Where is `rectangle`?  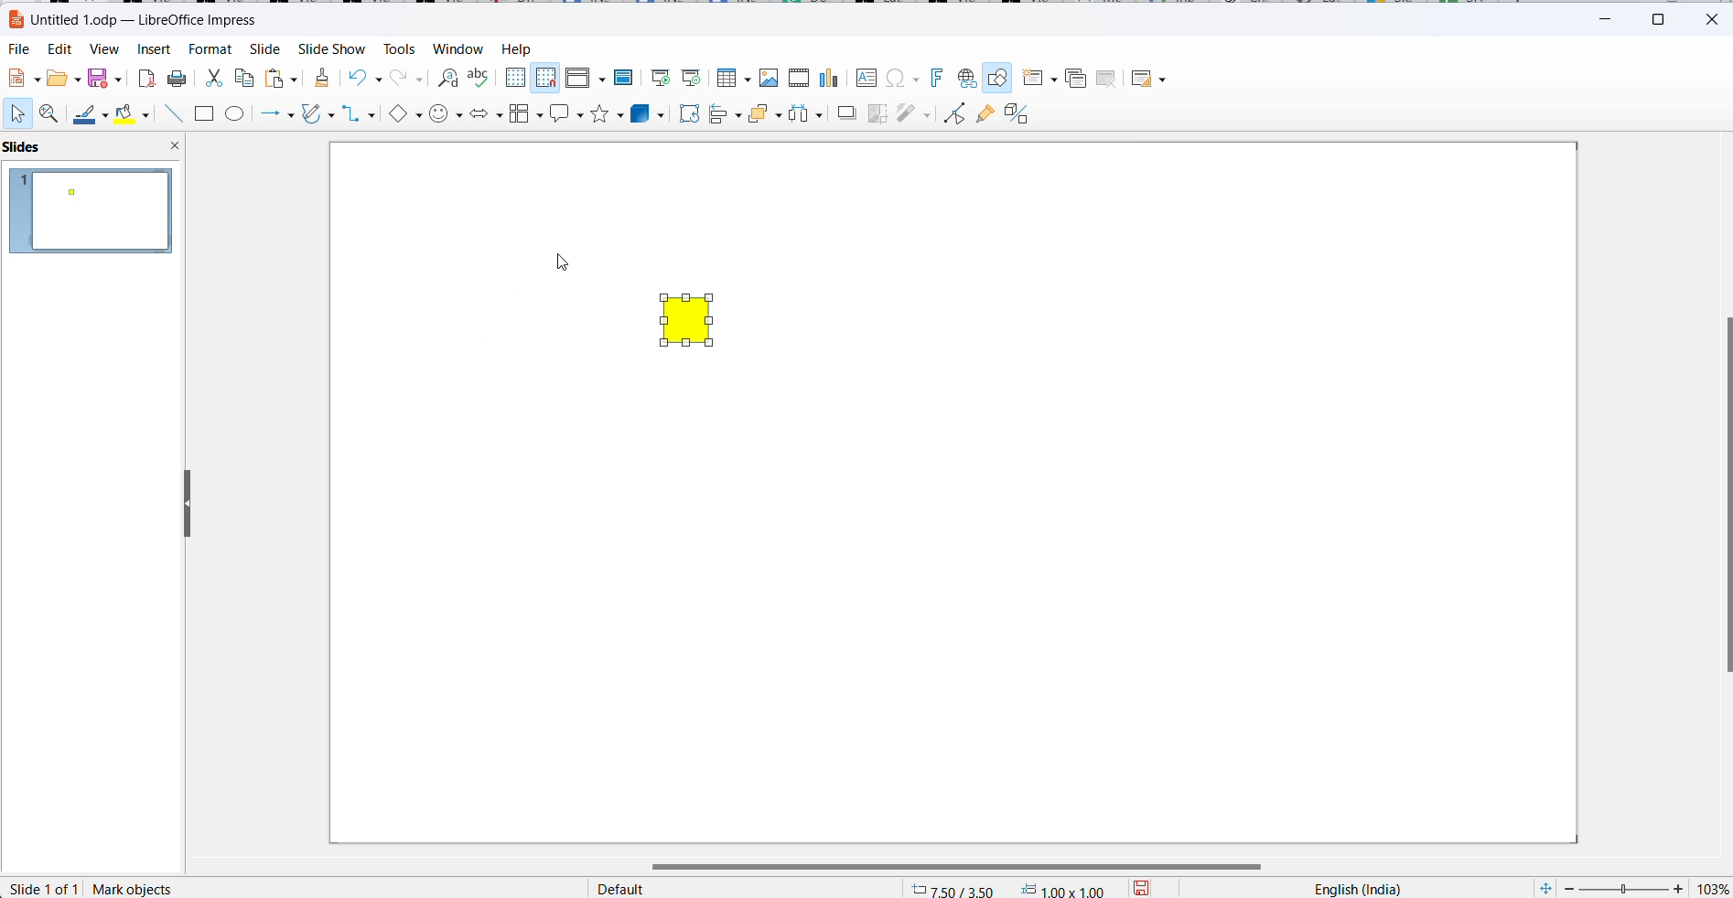
rectangle is located at coordinates (204, 115).